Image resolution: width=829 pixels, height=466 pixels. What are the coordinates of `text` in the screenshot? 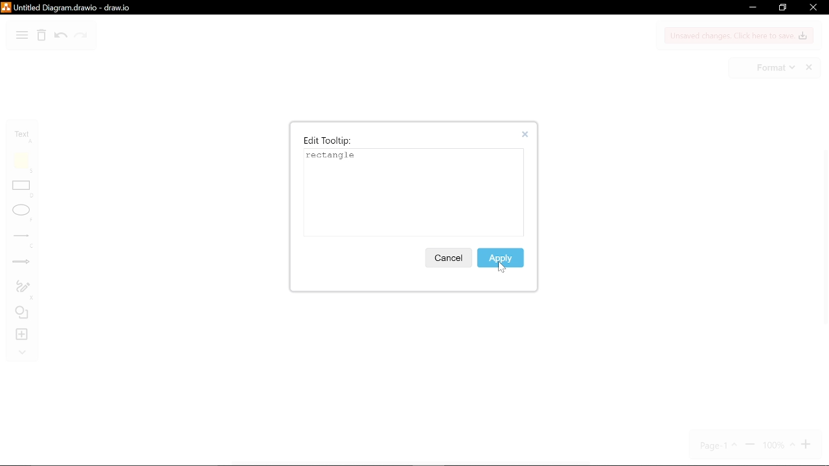 It's located at (25, 137).